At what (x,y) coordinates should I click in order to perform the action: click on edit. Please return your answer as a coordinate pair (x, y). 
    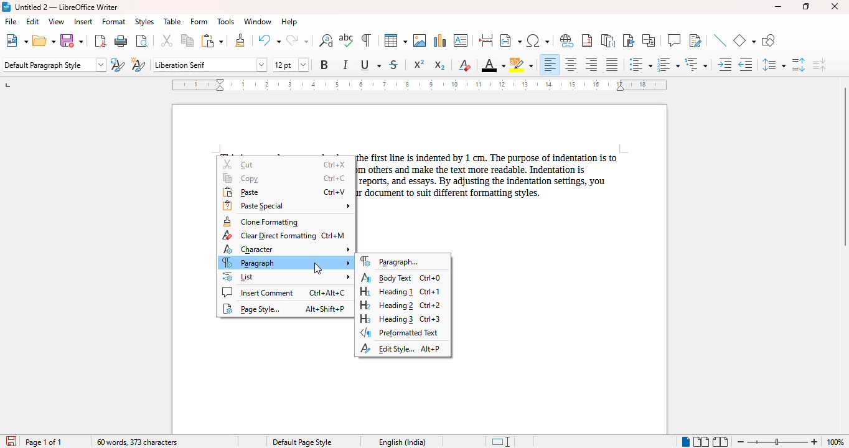
    Looking at the image, I should click on (33, 21).